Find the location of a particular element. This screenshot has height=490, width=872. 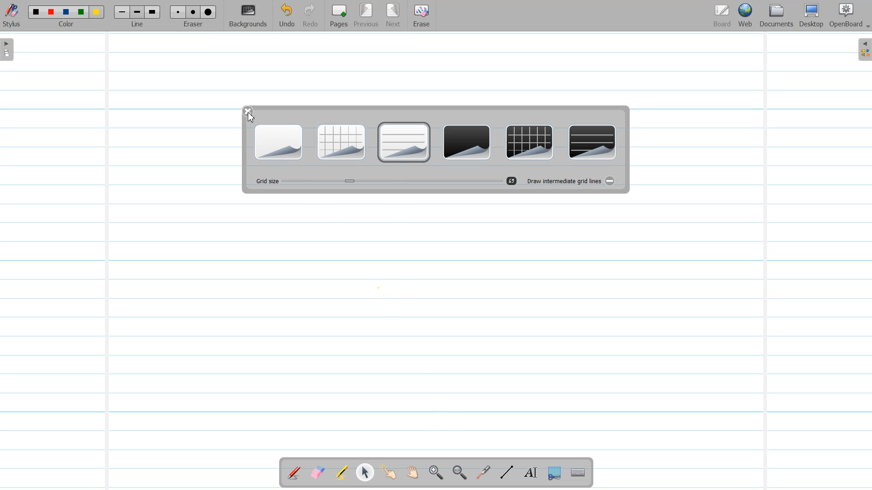

Redo is located at coordinates (311, 16).